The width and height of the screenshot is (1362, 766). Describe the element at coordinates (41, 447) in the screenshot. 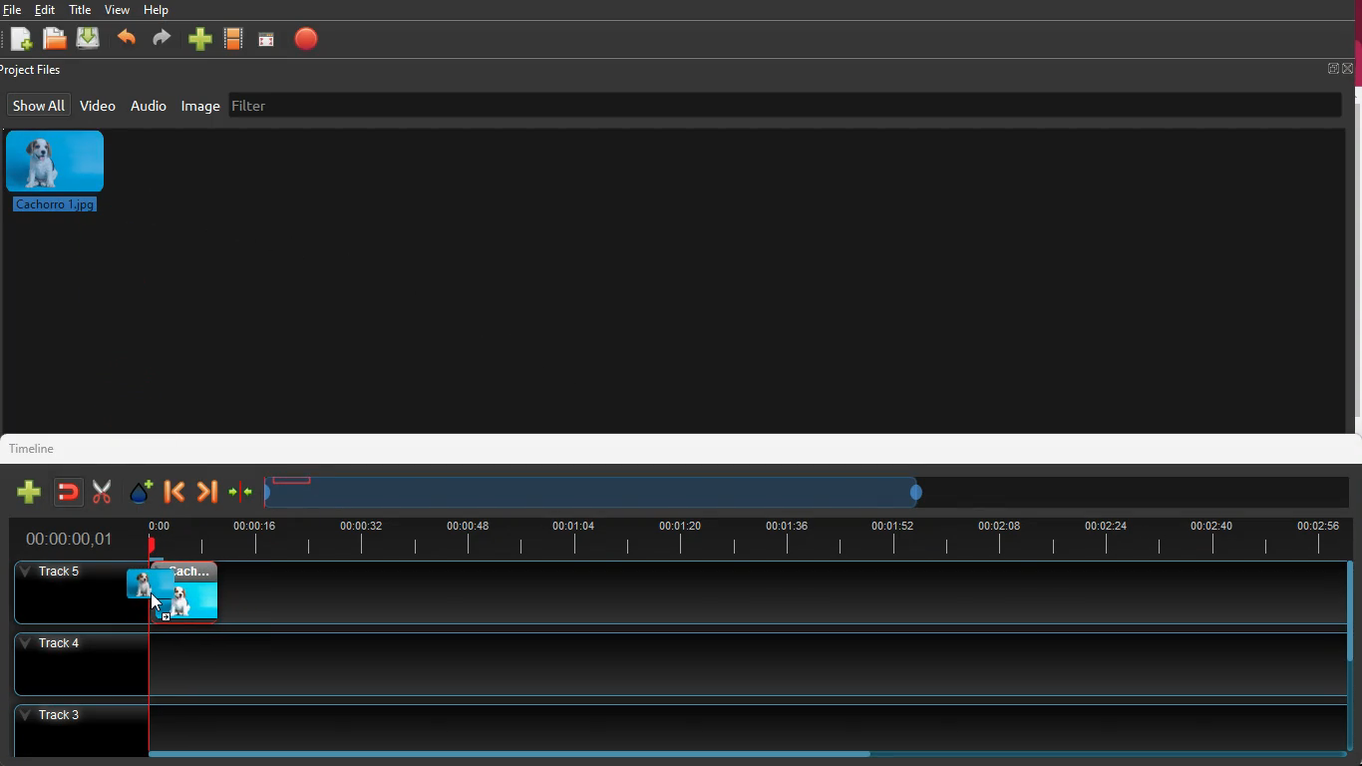

I see `timeline` at that location.